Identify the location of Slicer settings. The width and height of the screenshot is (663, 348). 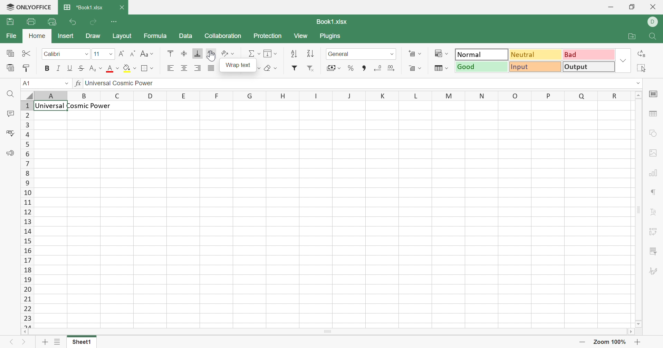
(653, 251).